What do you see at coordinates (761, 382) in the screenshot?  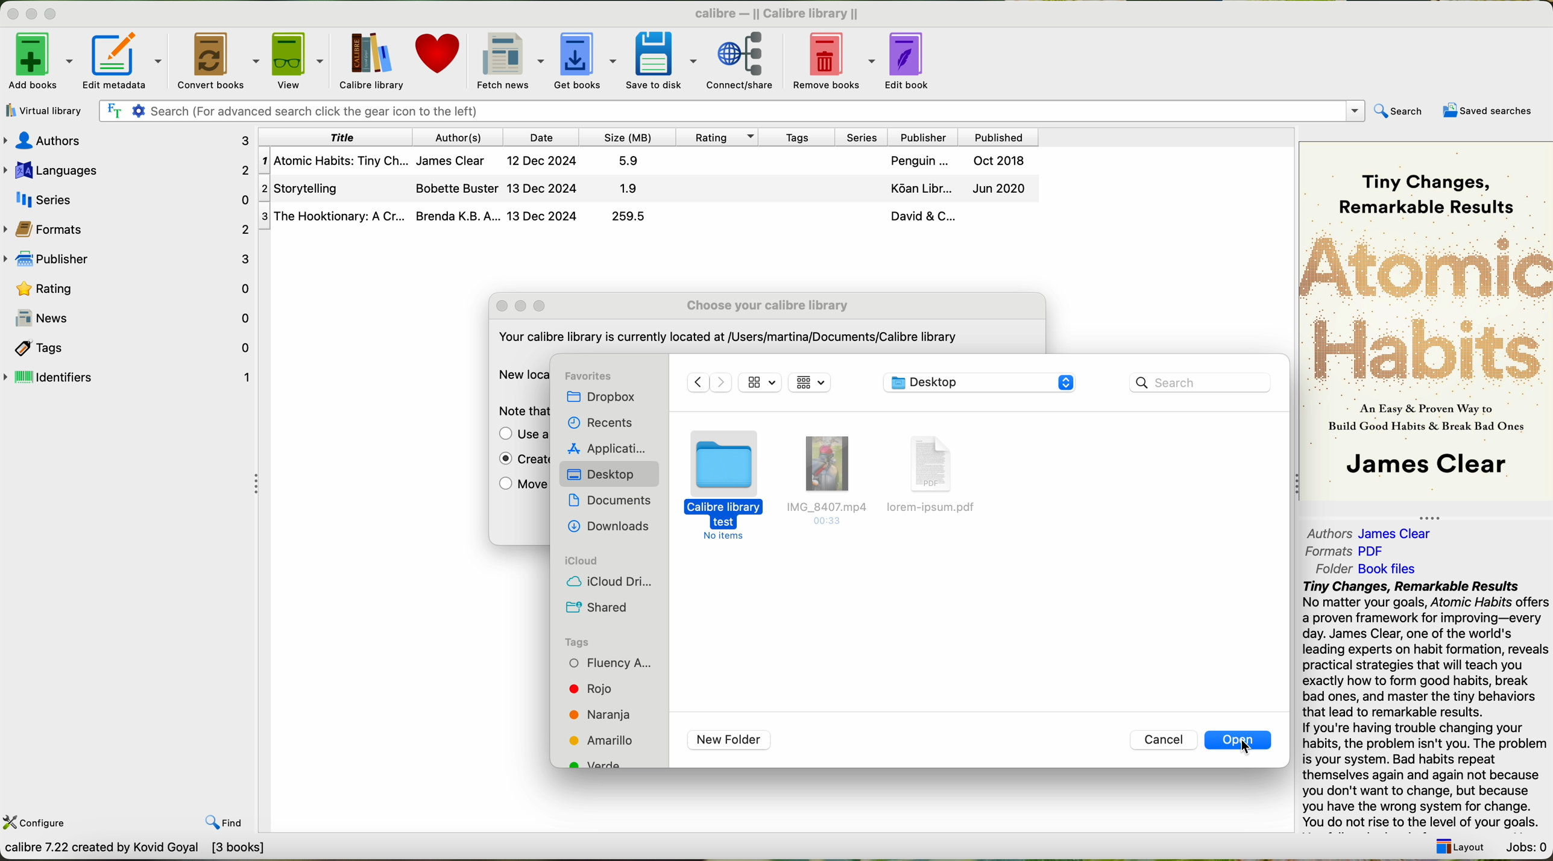 I see `icon` at bounding box center [761, 382].